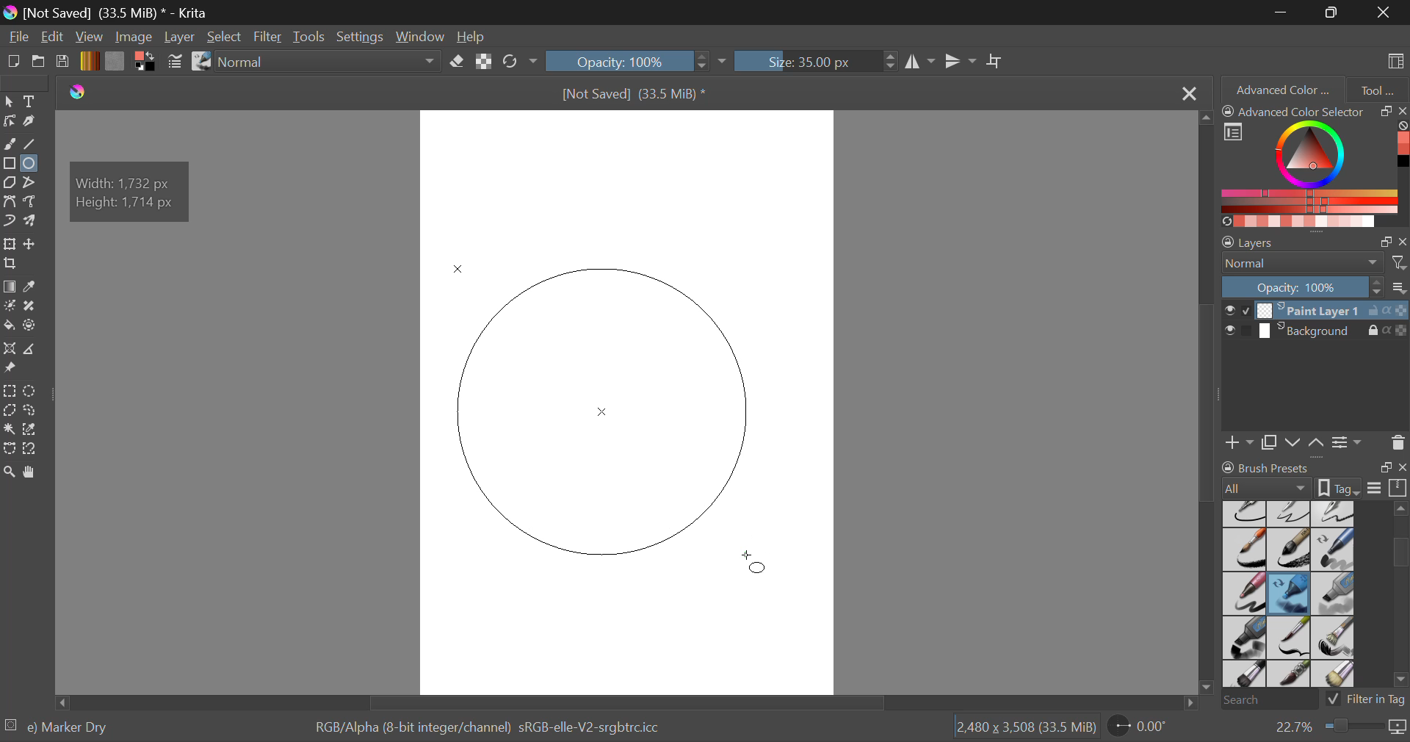 The height and width of the screenshot is (742, 1410). I want to click on Calligraphic Tool, so click(32, 121).